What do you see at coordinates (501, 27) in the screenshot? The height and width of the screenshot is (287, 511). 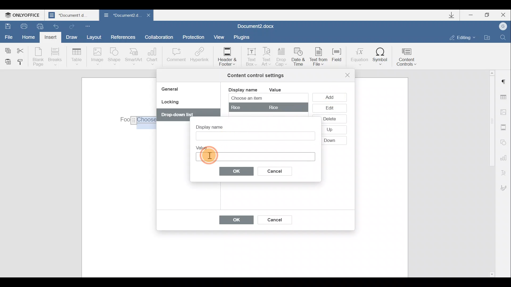 I see `Account name` at bounding box center [501, 27].